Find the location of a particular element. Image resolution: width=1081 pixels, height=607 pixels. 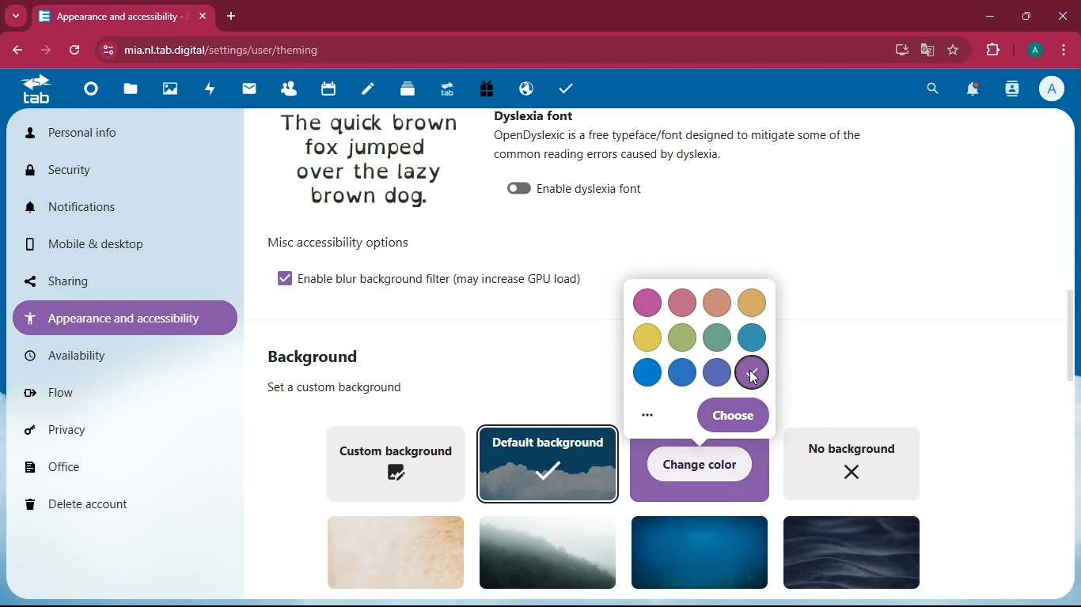

search is located at coordinates (931, 91).